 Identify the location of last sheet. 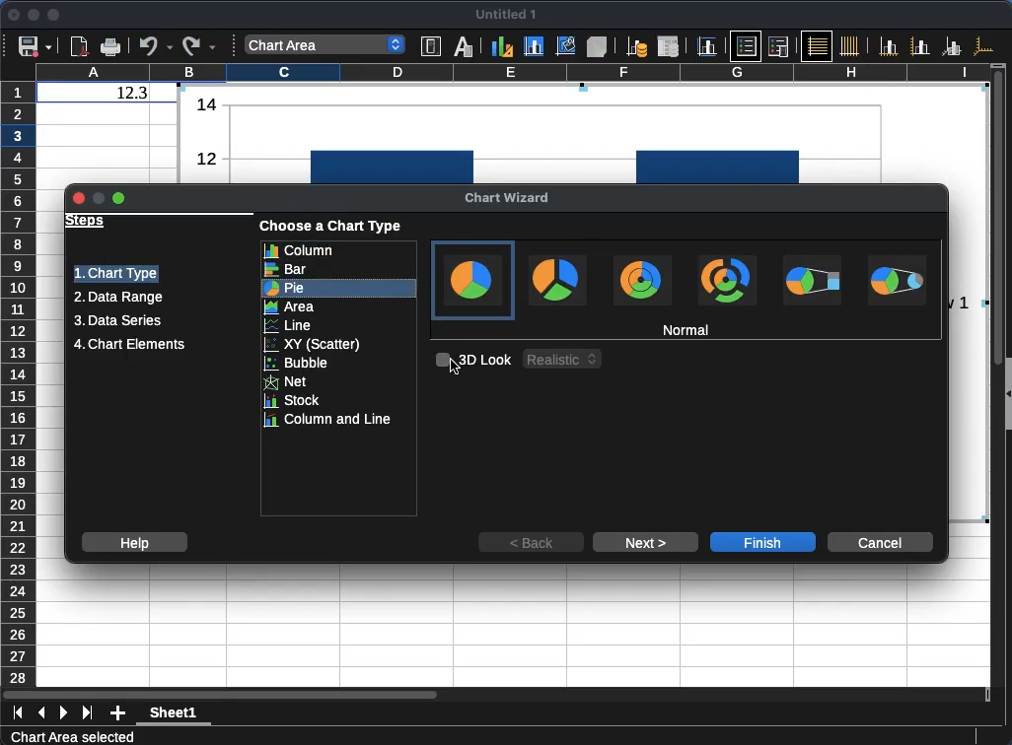
(87, 713).